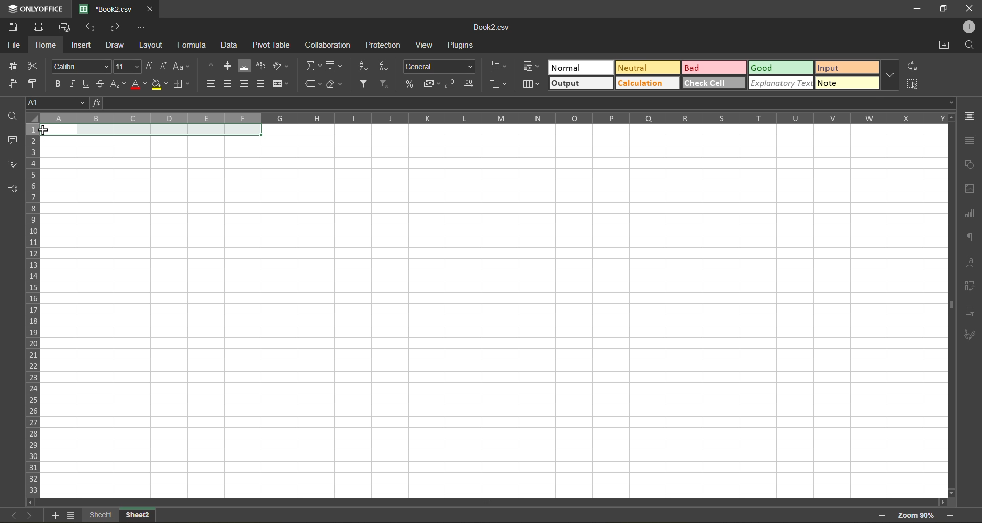  What do you see at coordinates (31, 310) in the screenshot?
I see `row nos` at bounding box center [31, 310].